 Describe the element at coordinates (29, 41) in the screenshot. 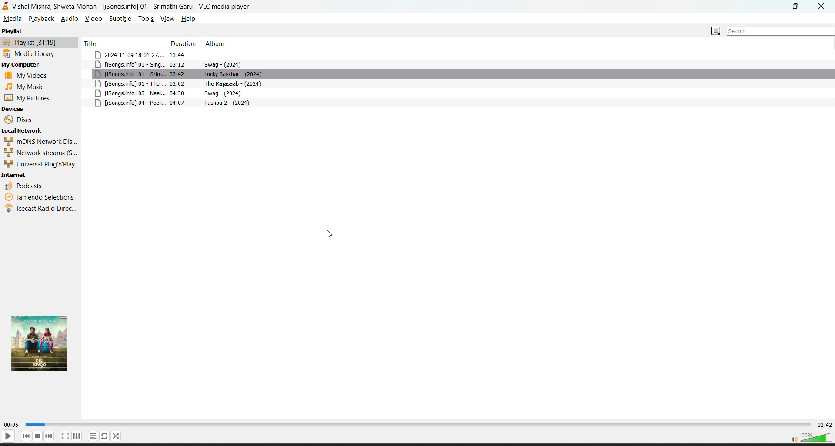

I see `playlist` at that location.